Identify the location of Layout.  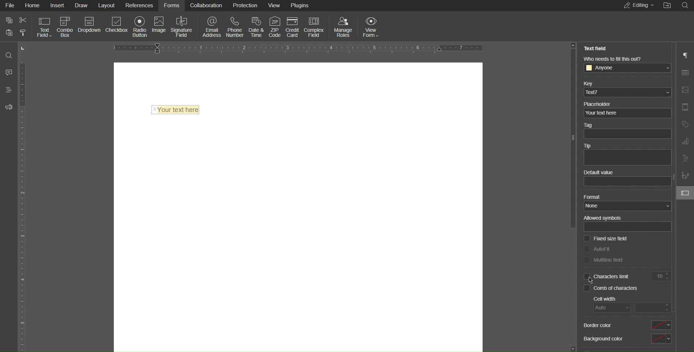
(108, 6).